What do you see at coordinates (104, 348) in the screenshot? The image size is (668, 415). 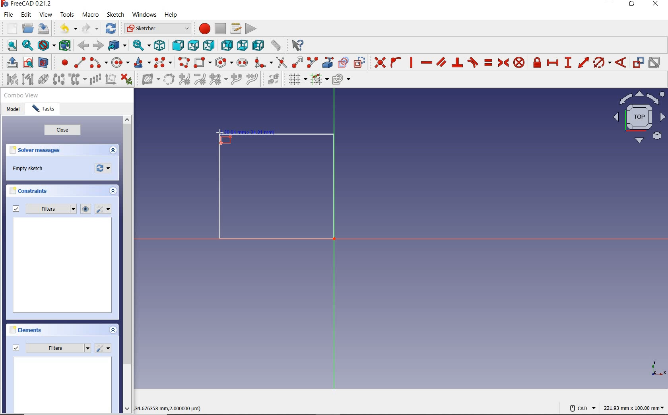 I see `settings` at bounding box center [104, 348].